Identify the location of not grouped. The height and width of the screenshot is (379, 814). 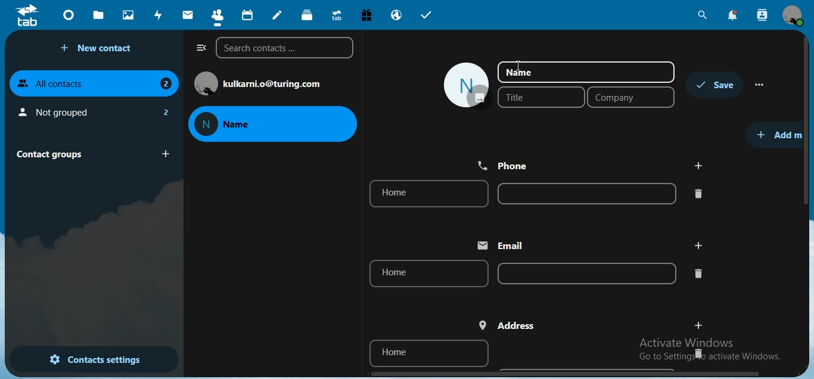
(93, 110).